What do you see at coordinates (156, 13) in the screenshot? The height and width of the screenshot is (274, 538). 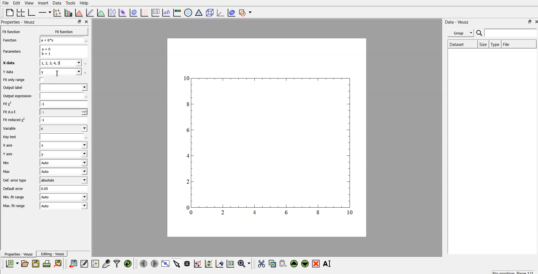 I see `plot key` at bounding box center [156, 13].